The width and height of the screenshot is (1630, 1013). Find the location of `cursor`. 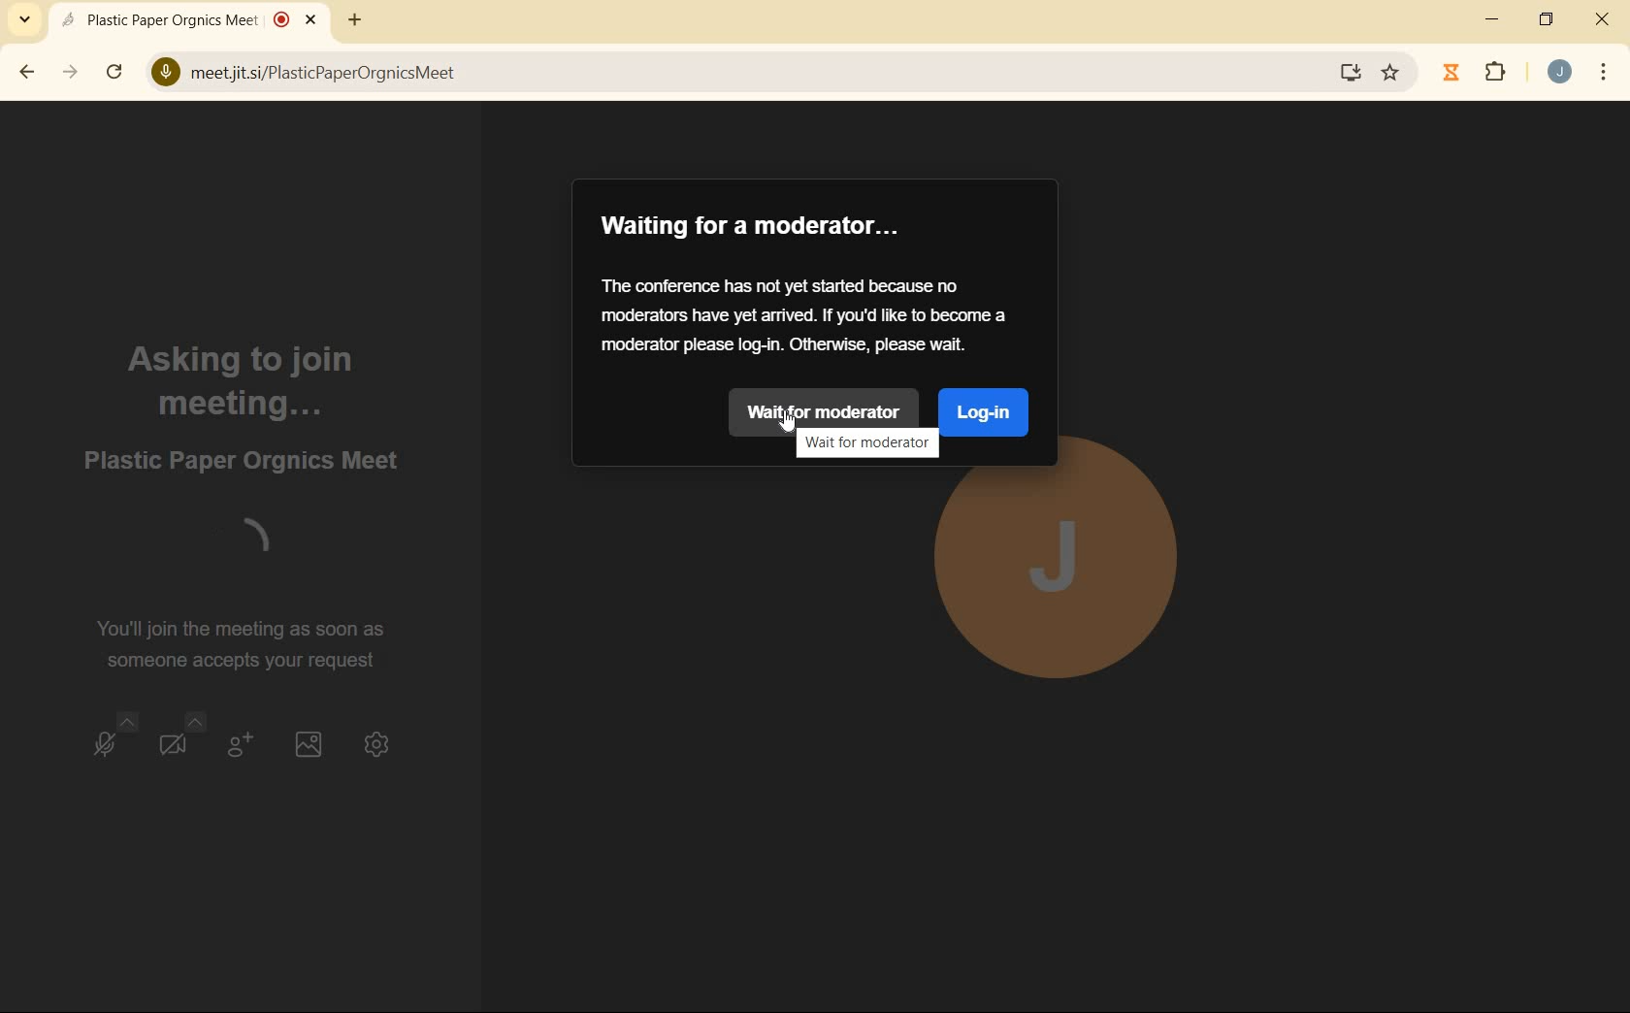

cursor is located at coordinates (790, 422).